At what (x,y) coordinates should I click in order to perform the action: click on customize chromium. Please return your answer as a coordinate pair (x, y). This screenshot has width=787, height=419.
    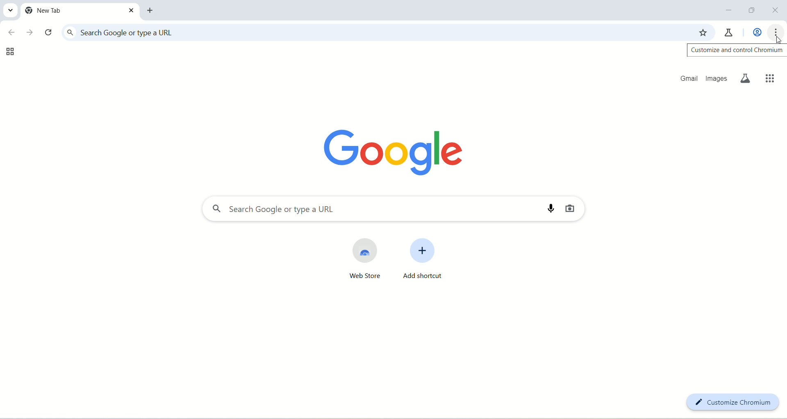
    Looking at the image, I should click on (733, 401).